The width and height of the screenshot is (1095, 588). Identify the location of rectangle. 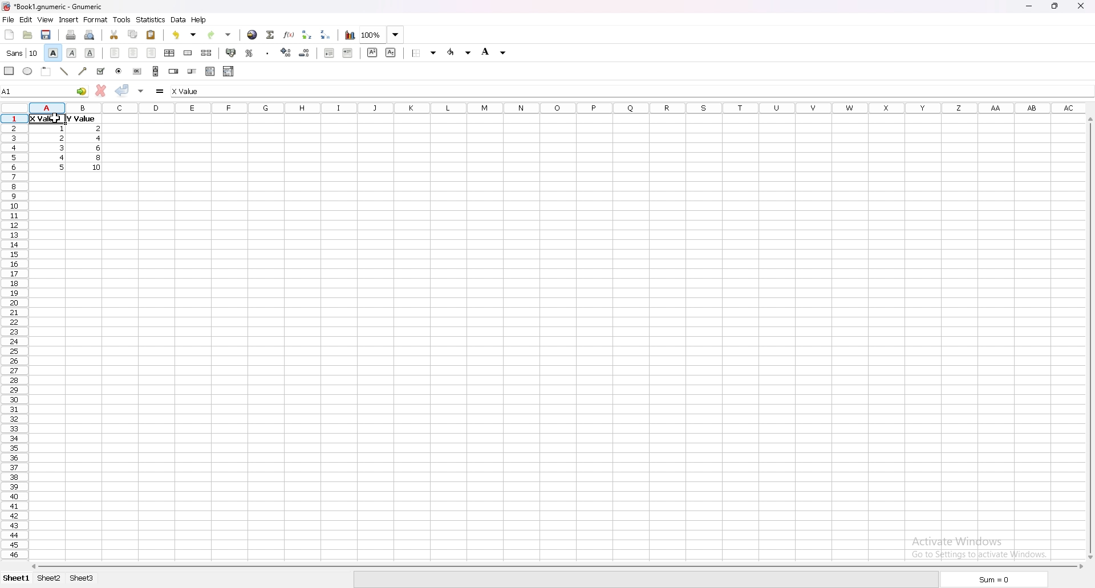
(9, 70).